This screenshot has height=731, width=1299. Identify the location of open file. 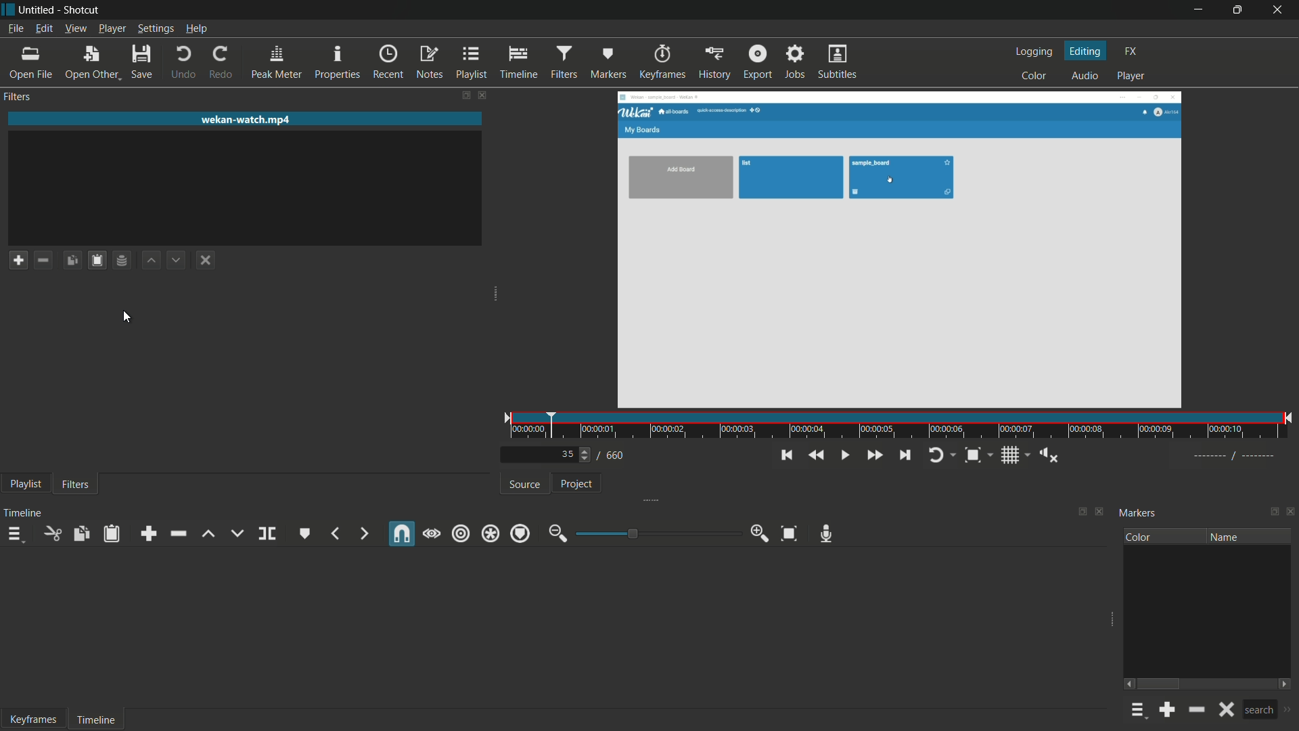
(29, 63).